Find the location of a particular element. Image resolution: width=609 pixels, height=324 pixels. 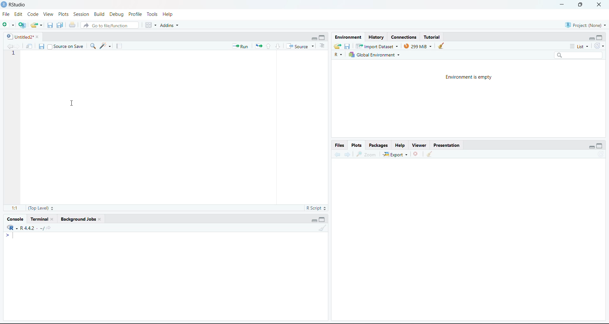

maximize is located at coordinates (322, 220).